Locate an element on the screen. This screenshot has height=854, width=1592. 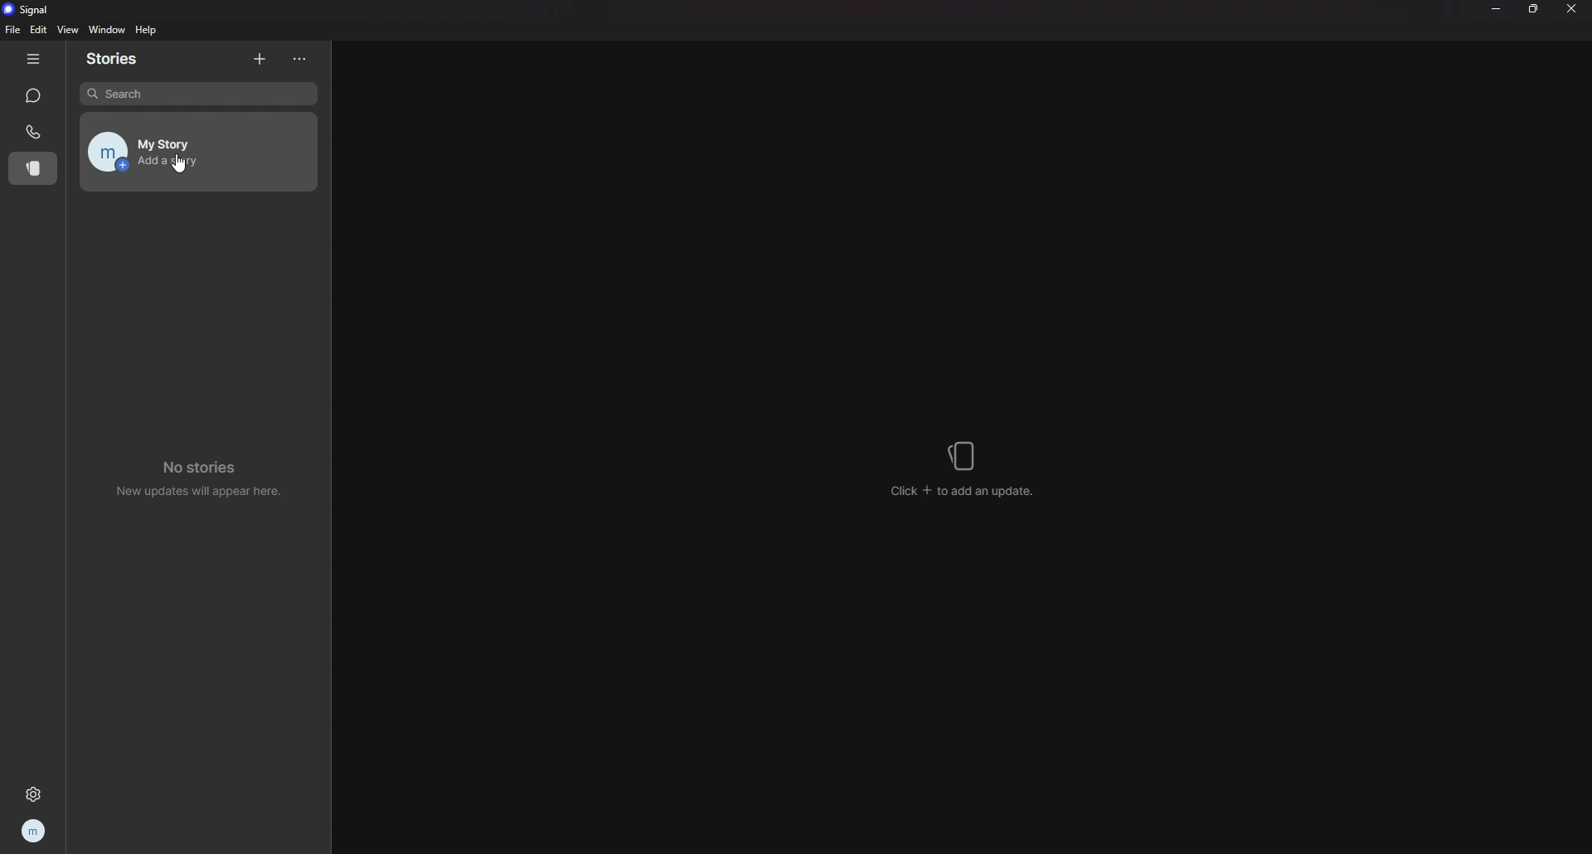
no stories new updates will appear here is located at coordinates (206, 475).